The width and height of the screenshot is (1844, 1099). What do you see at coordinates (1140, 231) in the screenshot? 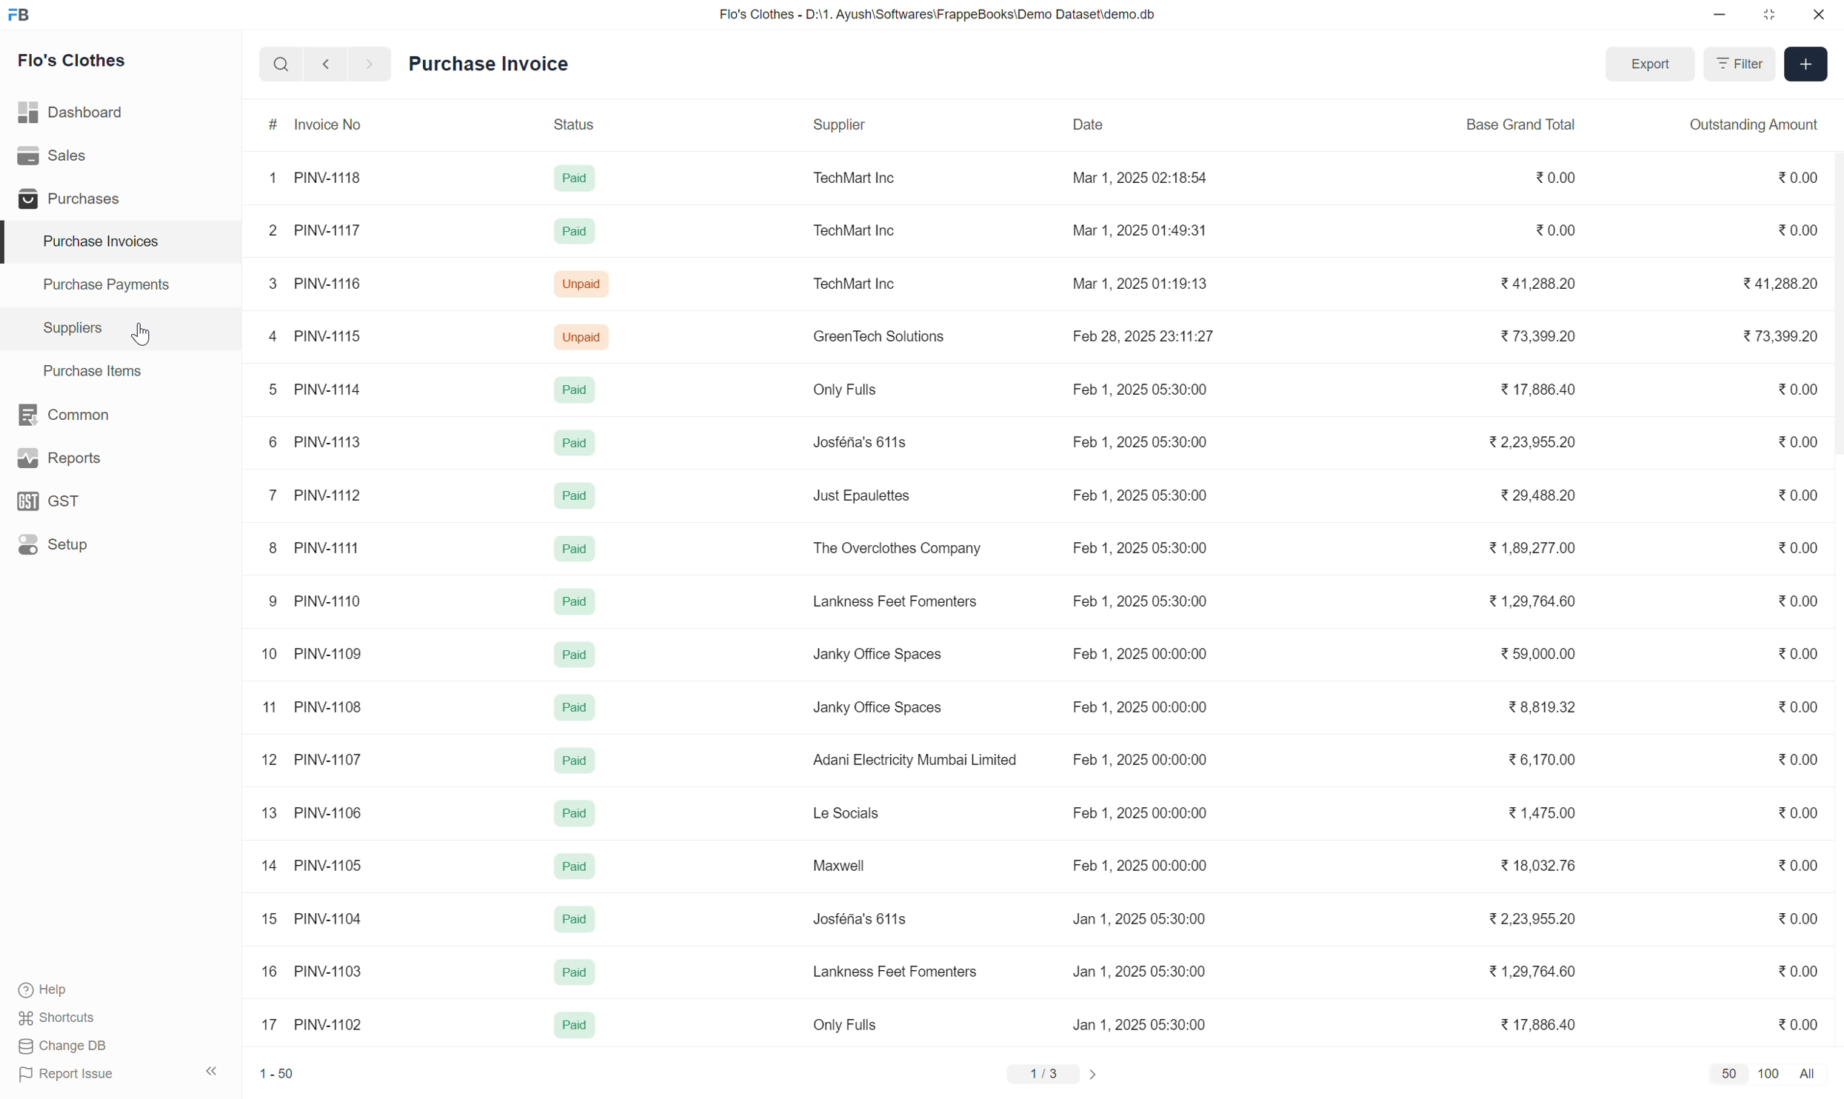
I see `Mar 1, 2025 01:49:31` at bounding box center [1140, 231].